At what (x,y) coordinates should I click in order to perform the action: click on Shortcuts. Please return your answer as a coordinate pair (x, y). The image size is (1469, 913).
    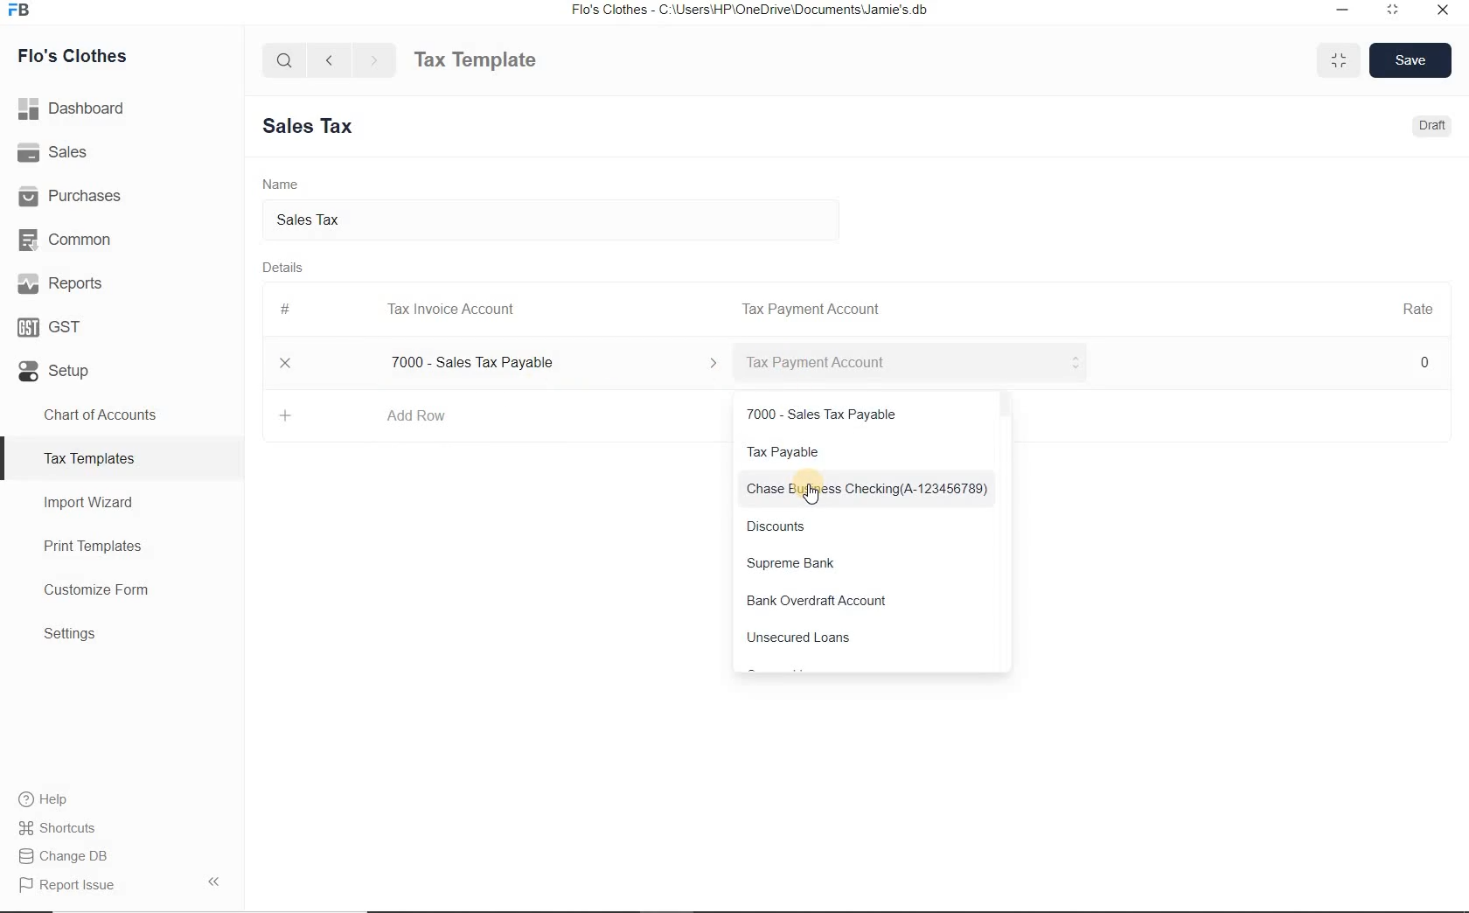
    Looking at the image, I should click on (122, 828).